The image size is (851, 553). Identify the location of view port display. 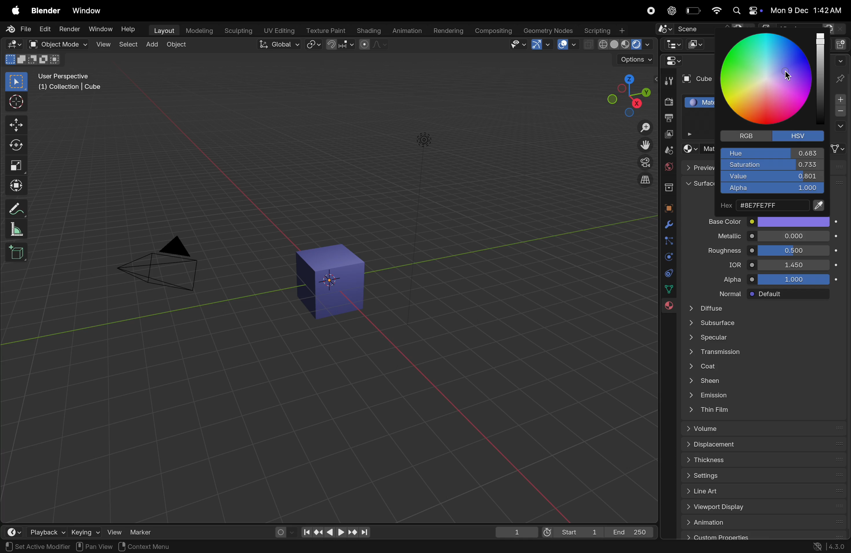
(761, 508).